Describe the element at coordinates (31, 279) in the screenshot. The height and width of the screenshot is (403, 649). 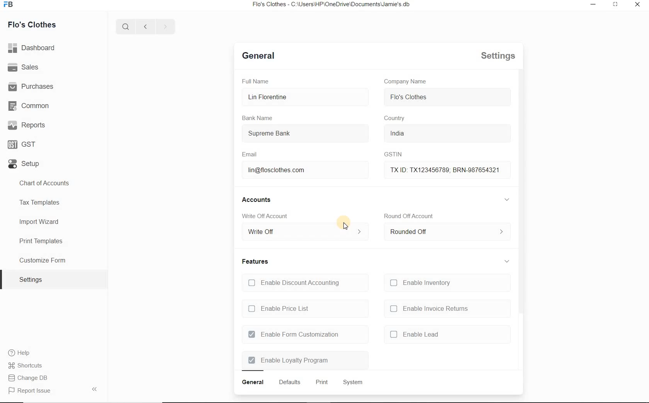
I see `settings` at that location.